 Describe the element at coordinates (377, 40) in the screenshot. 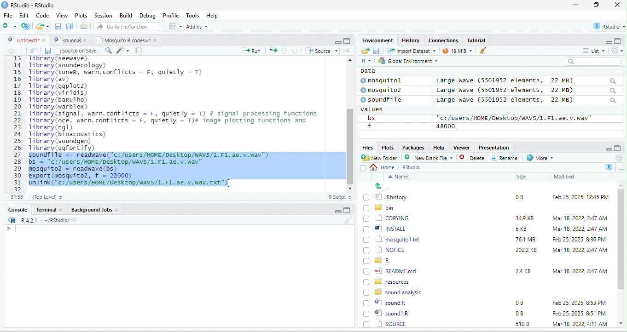

I see `Environment` at that location.